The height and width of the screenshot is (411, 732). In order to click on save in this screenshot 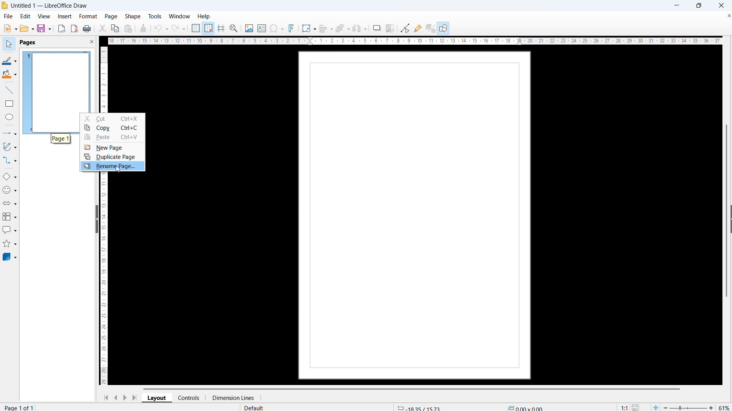, I will do `click(44, 29)`.